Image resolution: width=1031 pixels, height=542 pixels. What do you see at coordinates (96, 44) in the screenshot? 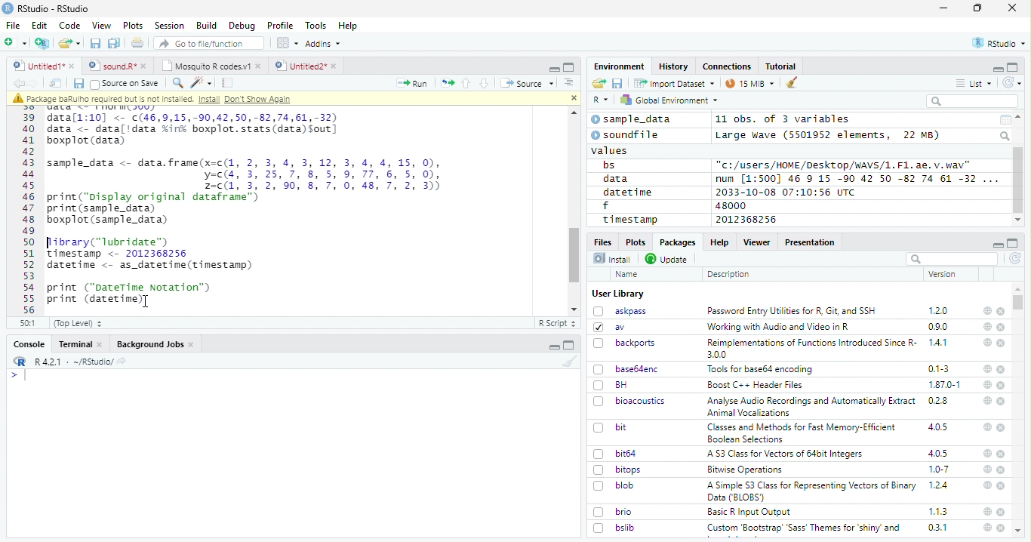
I see `Save the current document` at bounding box center [96, 44].